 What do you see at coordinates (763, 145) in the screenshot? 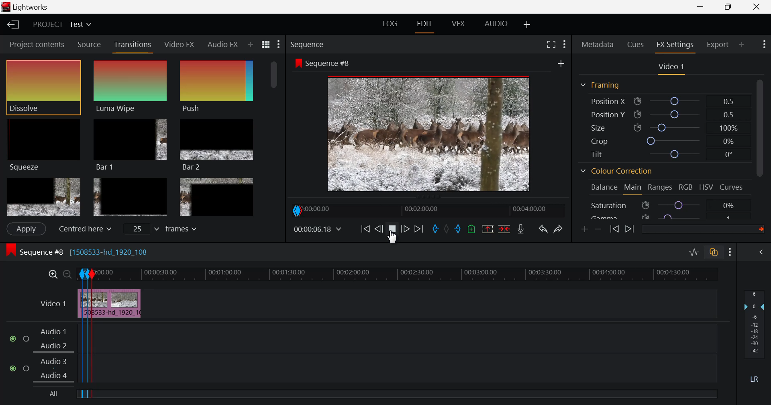
I see `Scroll Bar` at bounding box center [763, 145].